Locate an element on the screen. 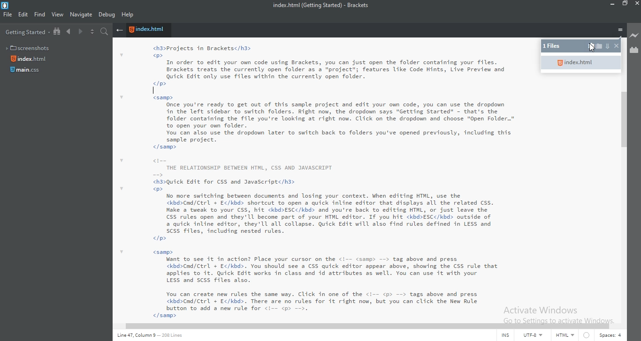 This screenshot has width=641, height=341. View is located at coordinates (58, 15).